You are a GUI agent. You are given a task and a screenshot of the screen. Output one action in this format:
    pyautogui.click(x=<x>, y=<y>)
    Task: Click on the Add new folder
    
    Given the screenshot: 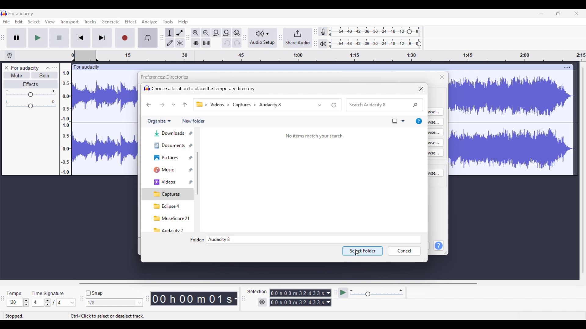 What is the action you would take?
    pyautogui.click(x=194, y=121)
    